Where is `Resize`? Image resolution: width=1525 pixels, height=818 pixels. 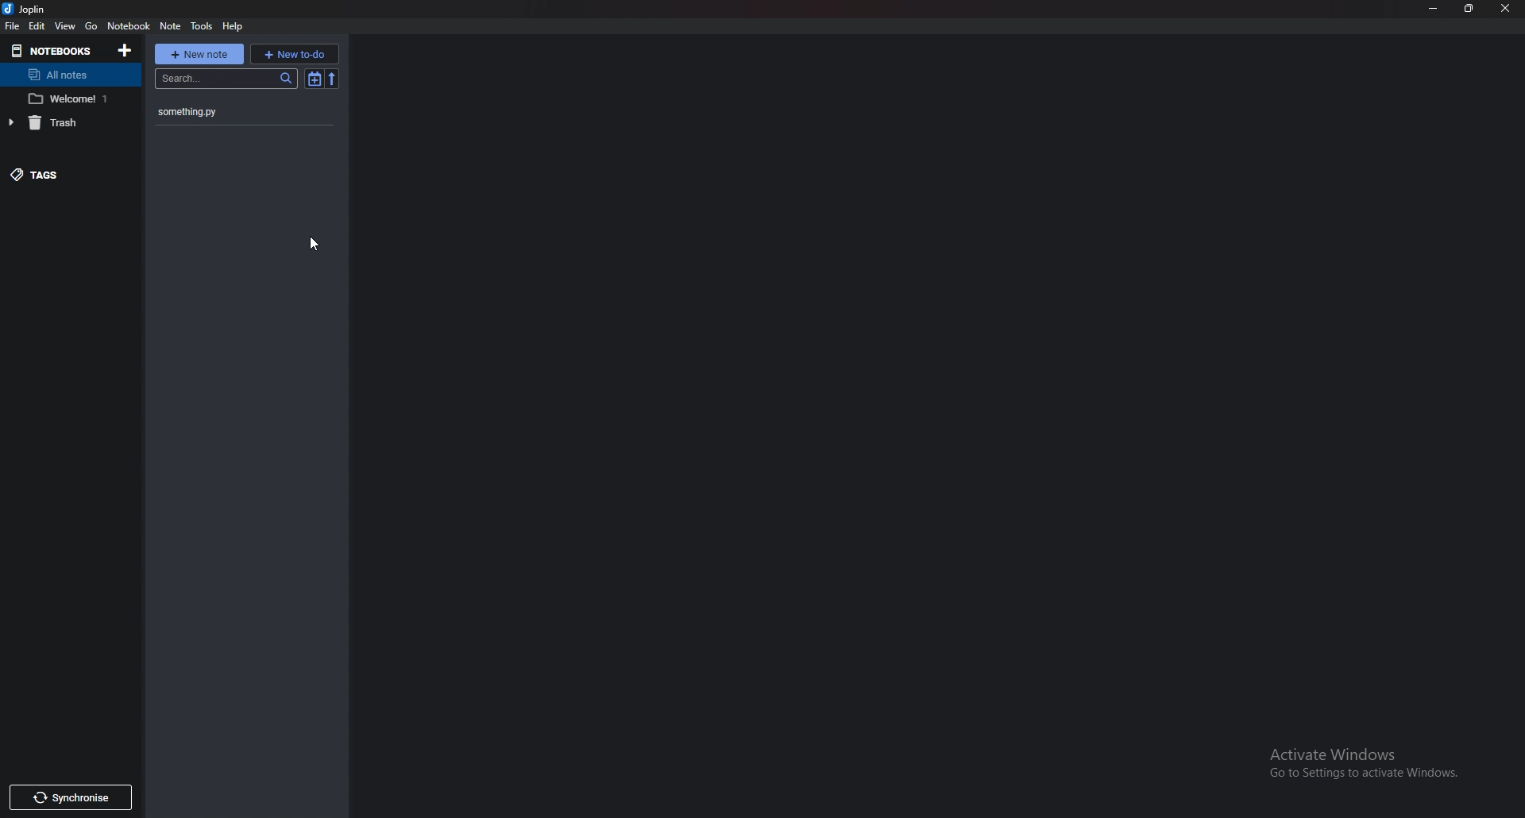 Resize is located at coordinates (1468, 9).